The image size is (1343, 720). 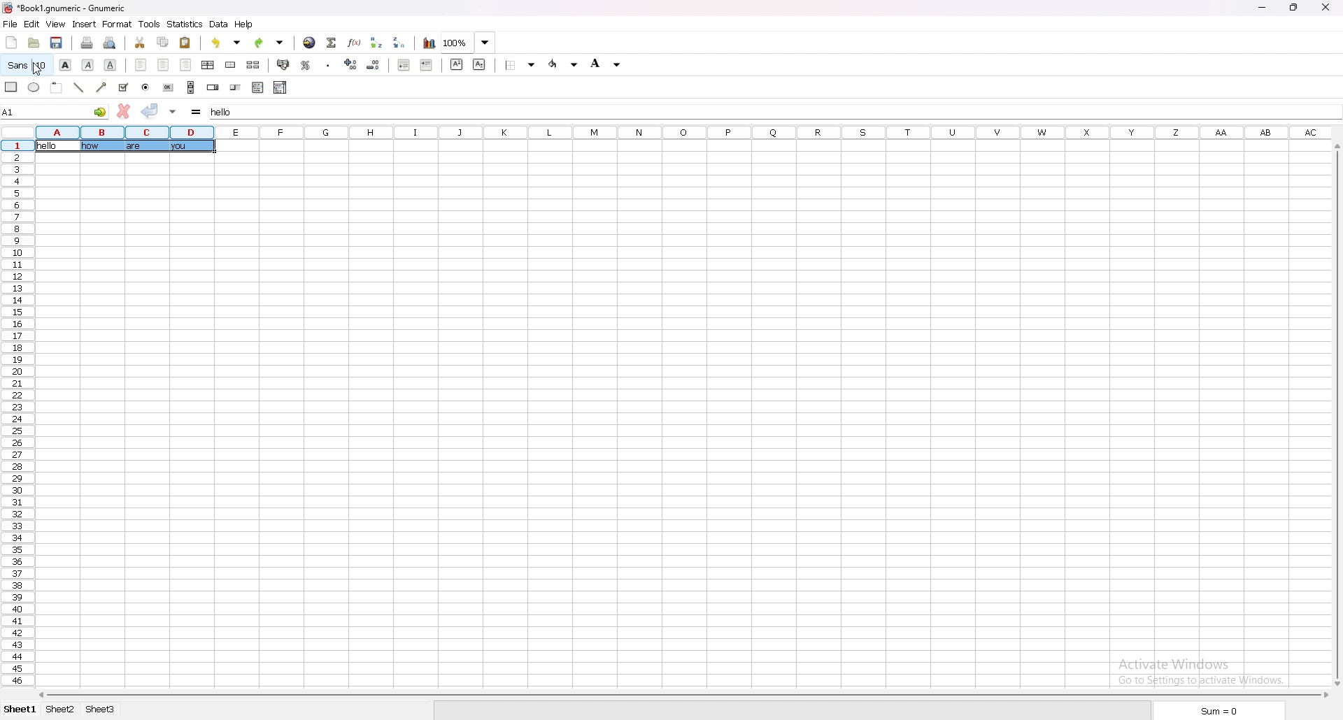 I want to click on slider, so click(x=236, y=87).